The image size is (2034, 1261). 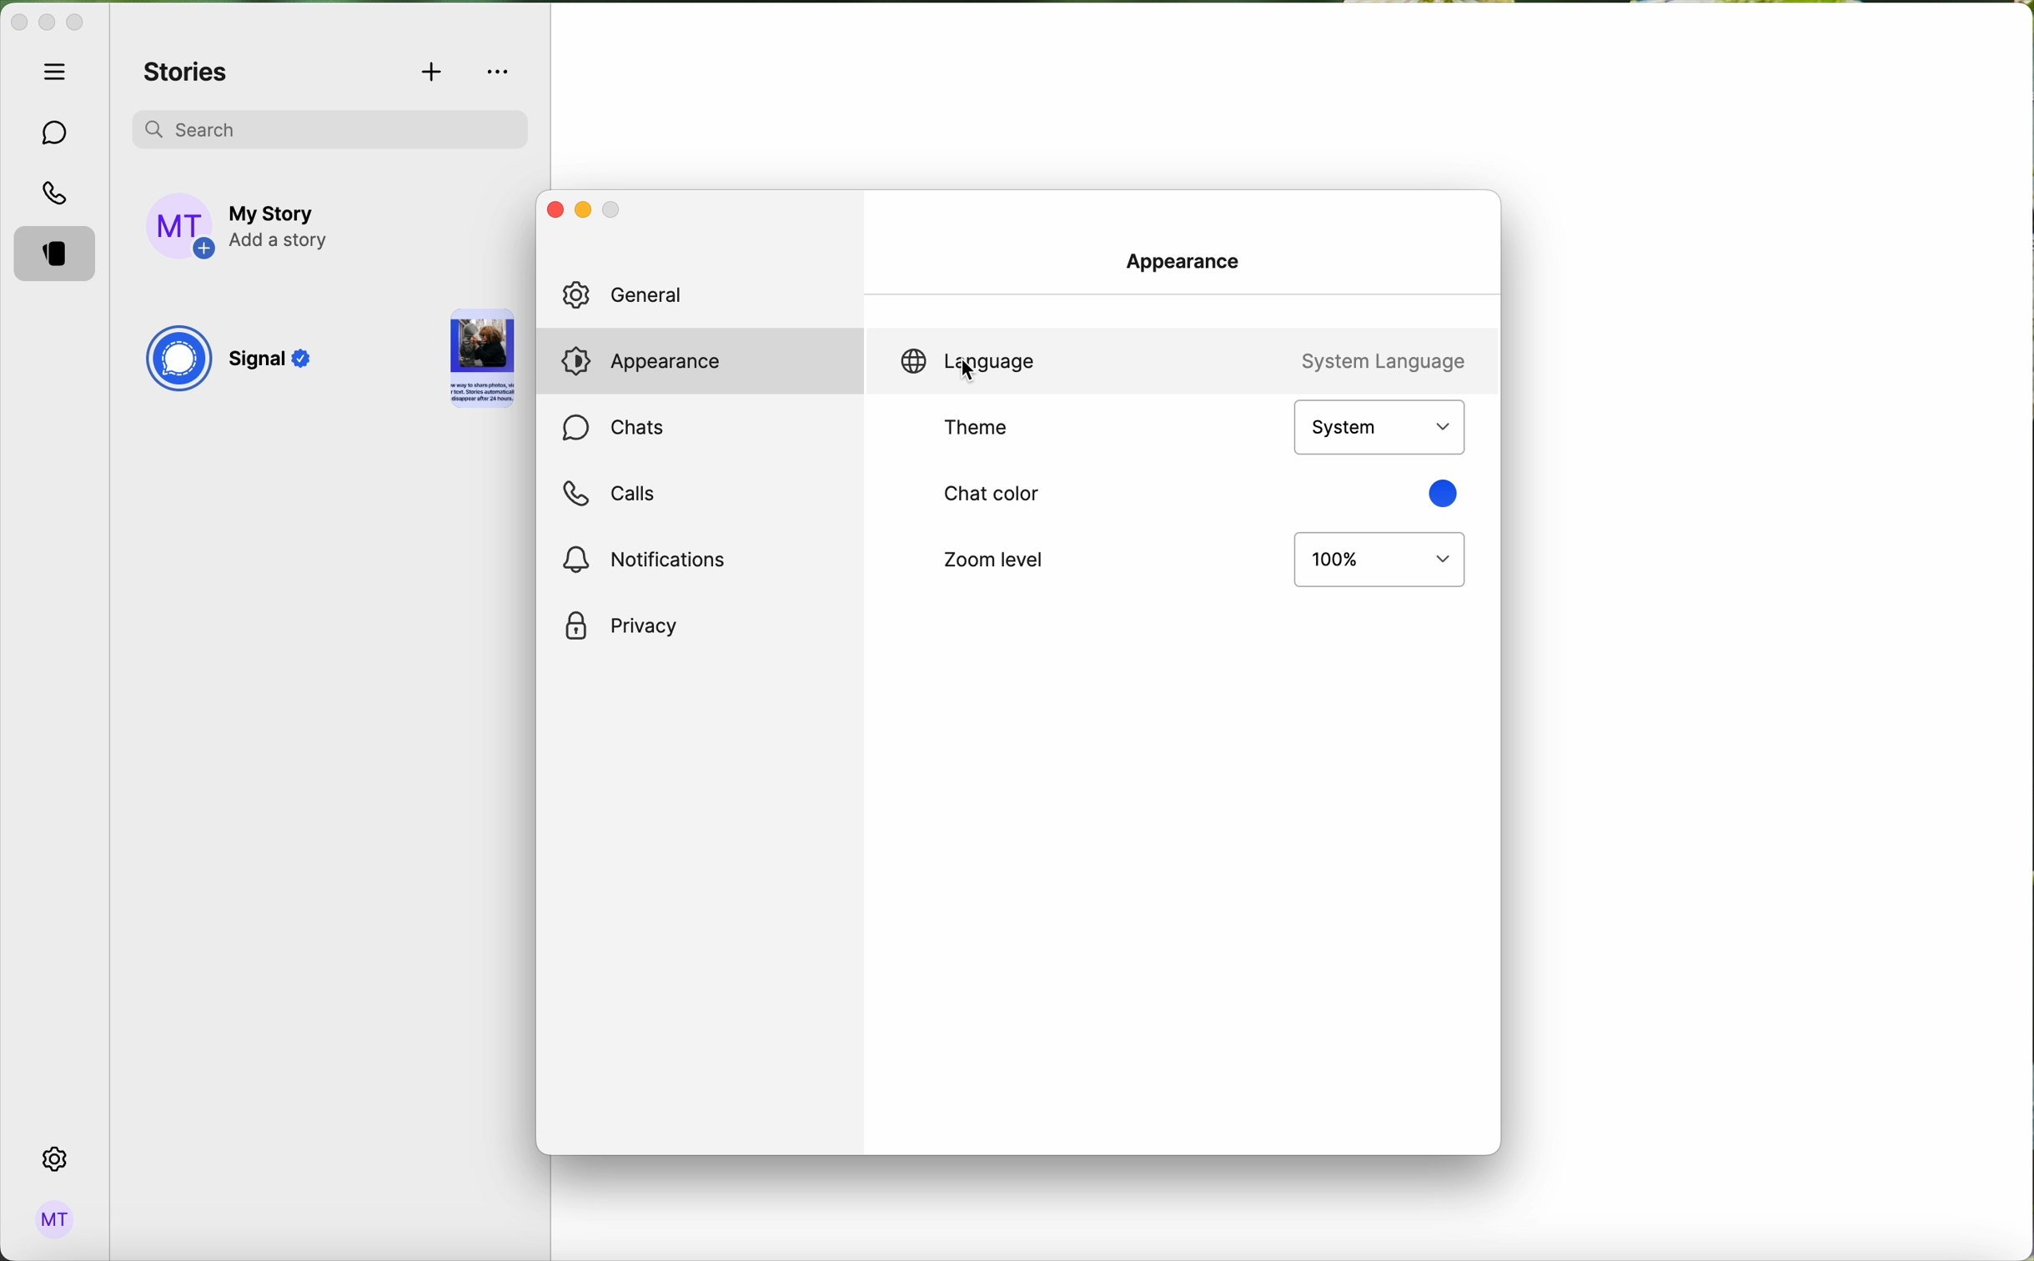 What do you see at coordinates (580, 213) in the screenshot?
I see `minimize` at bounding box center [580, 213].